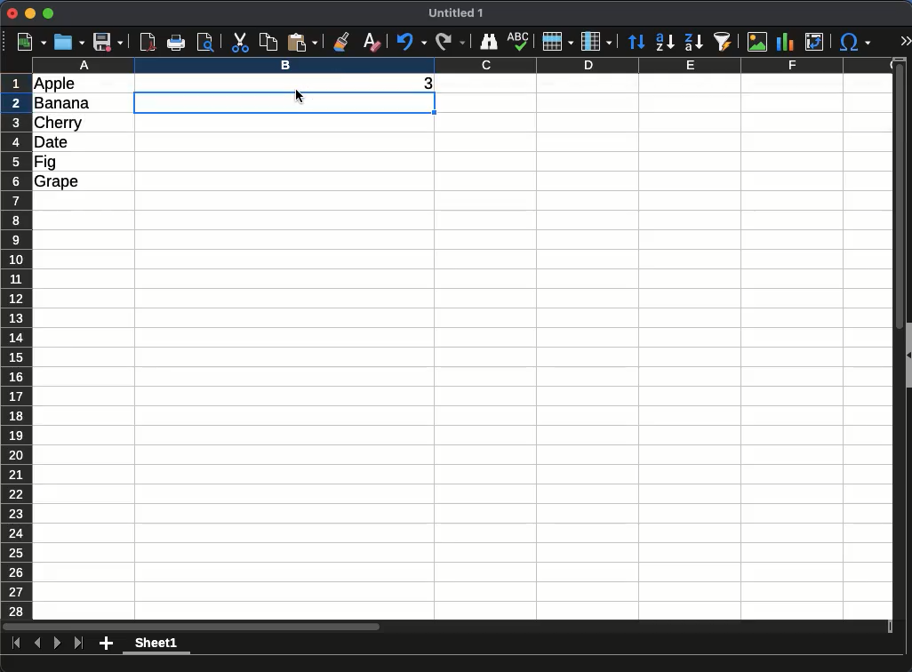 This screenshot has height=672, width=912. I want to click on maximize, so click(48, 13).